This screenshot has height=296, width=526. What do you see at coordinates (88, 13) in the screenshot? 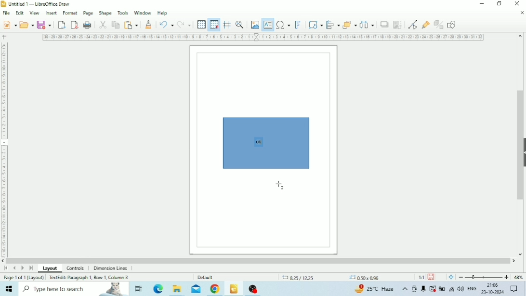
I see `Page` at bounding box center [88, 13].